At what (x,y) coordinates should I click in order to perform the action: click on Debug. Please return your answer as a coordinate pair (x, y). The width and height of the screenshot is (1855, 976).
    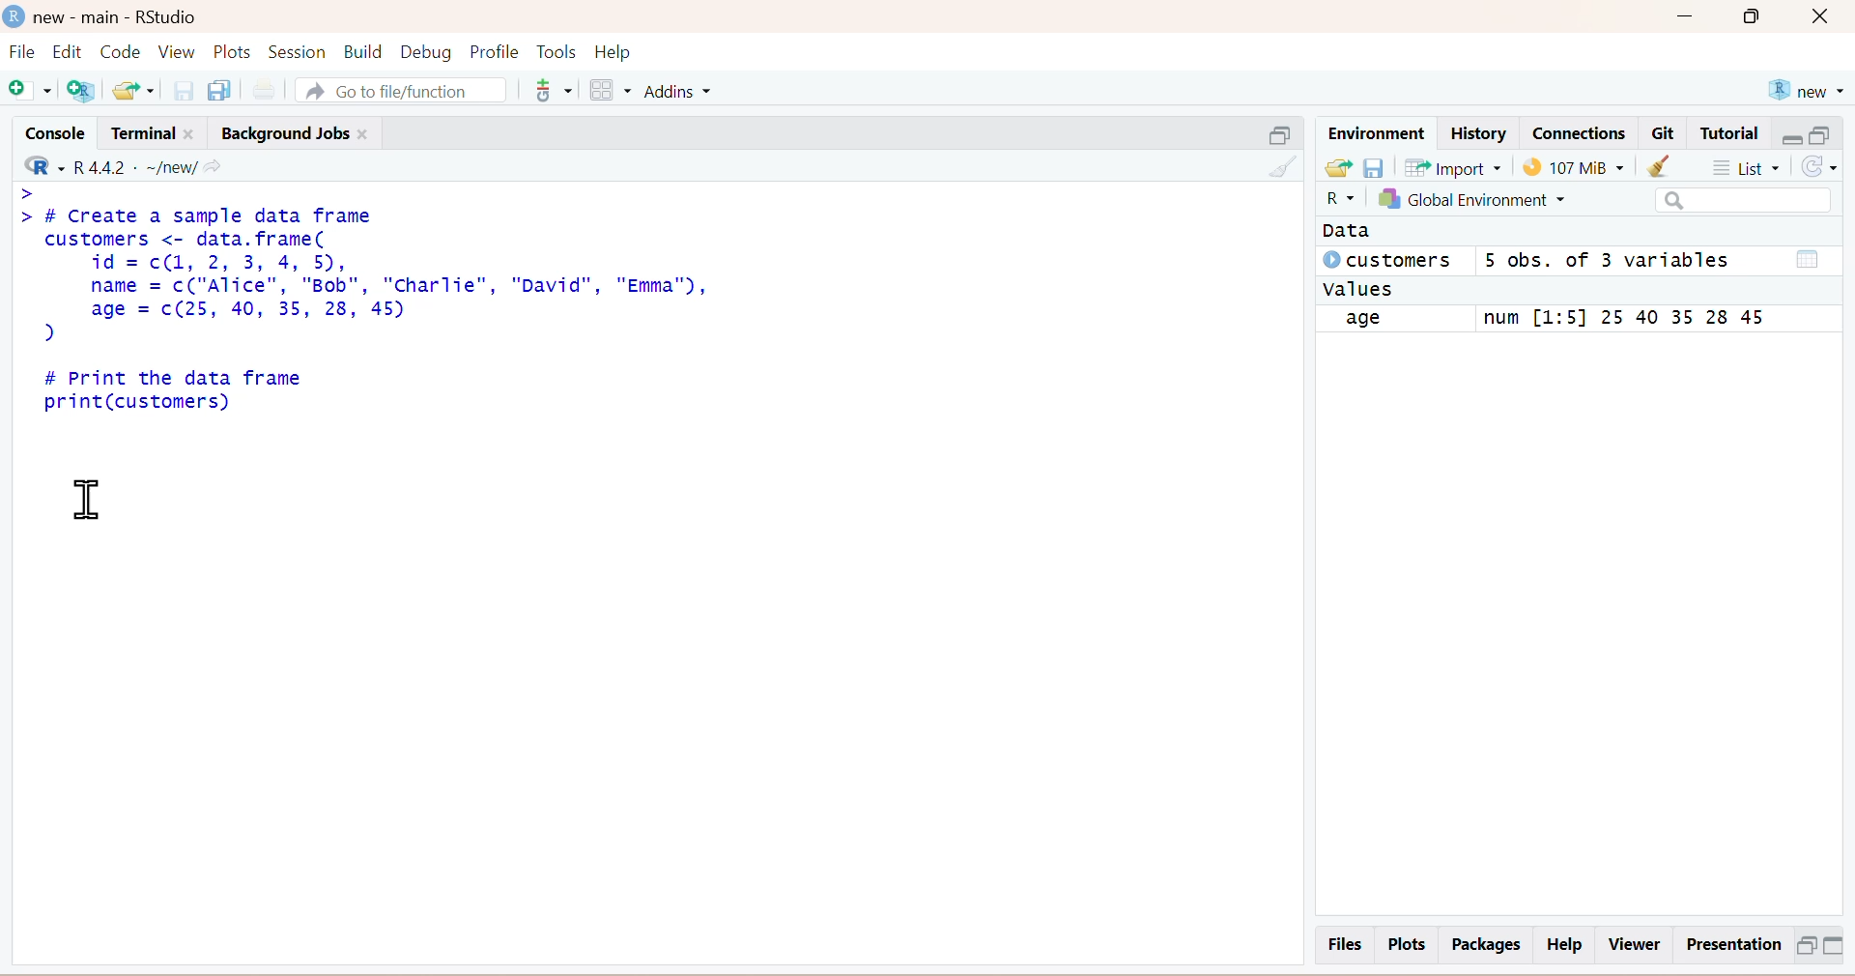
    Looking at the image, I should click on (425, 50).